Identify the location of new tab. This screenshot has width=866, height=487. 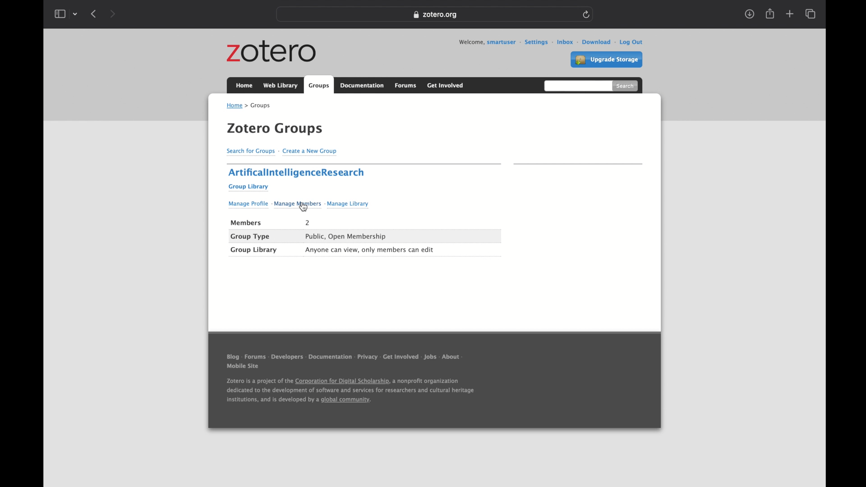
(790, 14).